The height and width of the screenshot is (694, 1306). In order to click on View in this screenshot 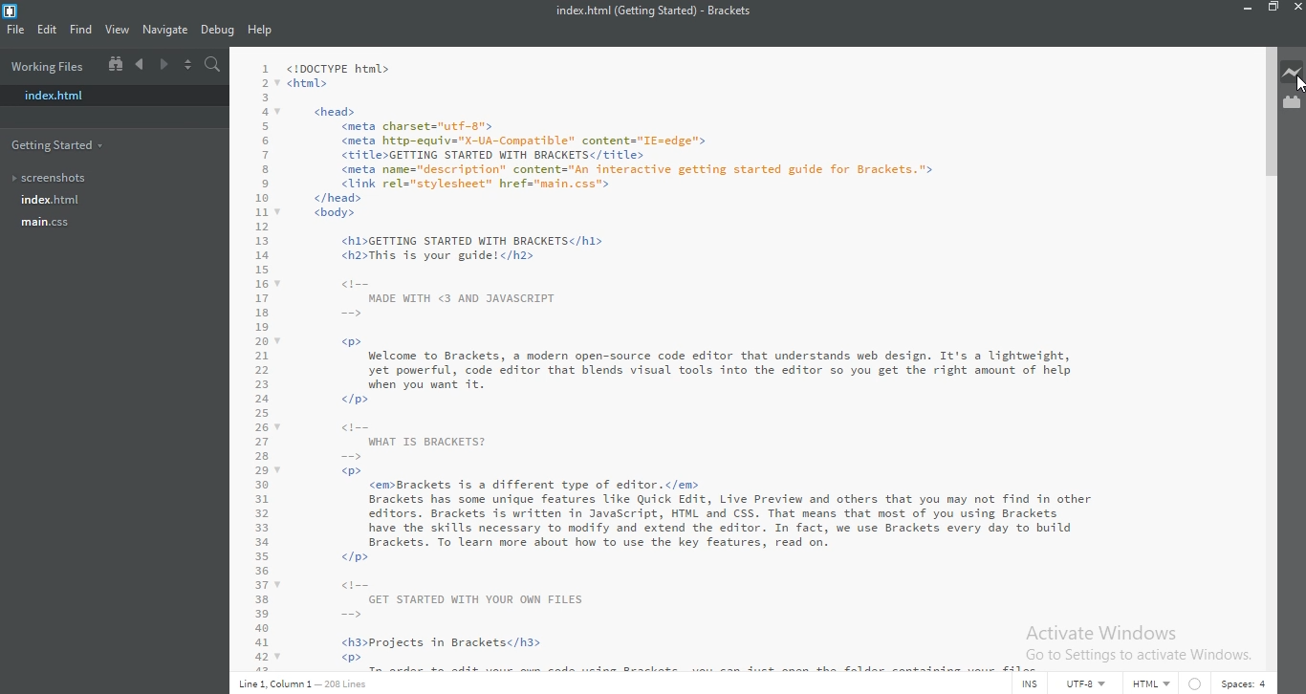, I will do `click(118, 31)`.